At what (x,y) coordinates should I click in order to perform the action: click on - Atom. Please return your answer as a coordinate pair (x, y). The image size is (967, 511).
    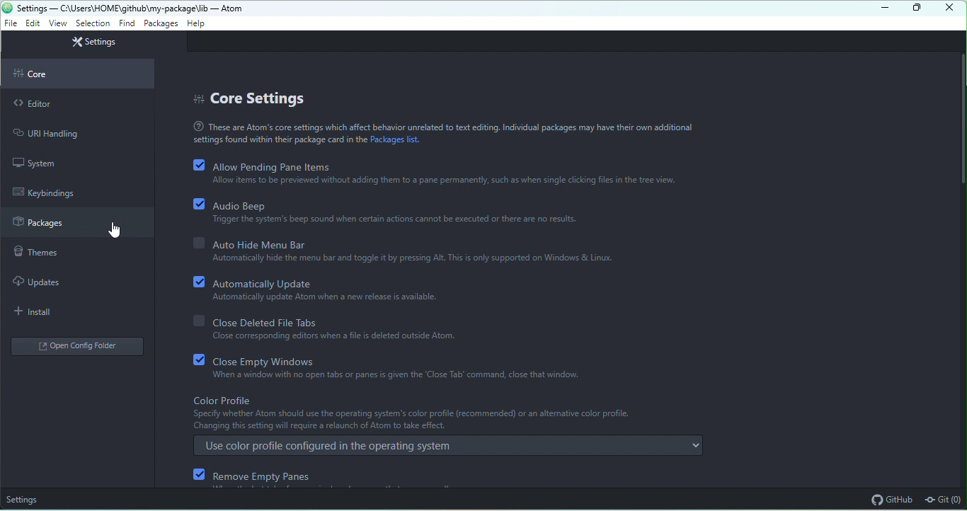
    Looking at the image, I should click on (226, 8).